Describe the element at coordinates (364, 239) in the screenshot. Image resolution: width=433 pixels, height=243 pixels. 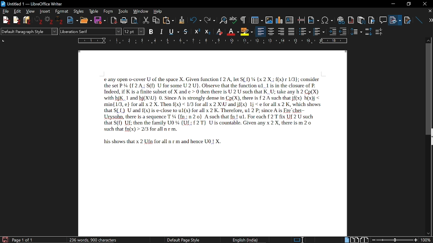
I see `Book view` at that location.